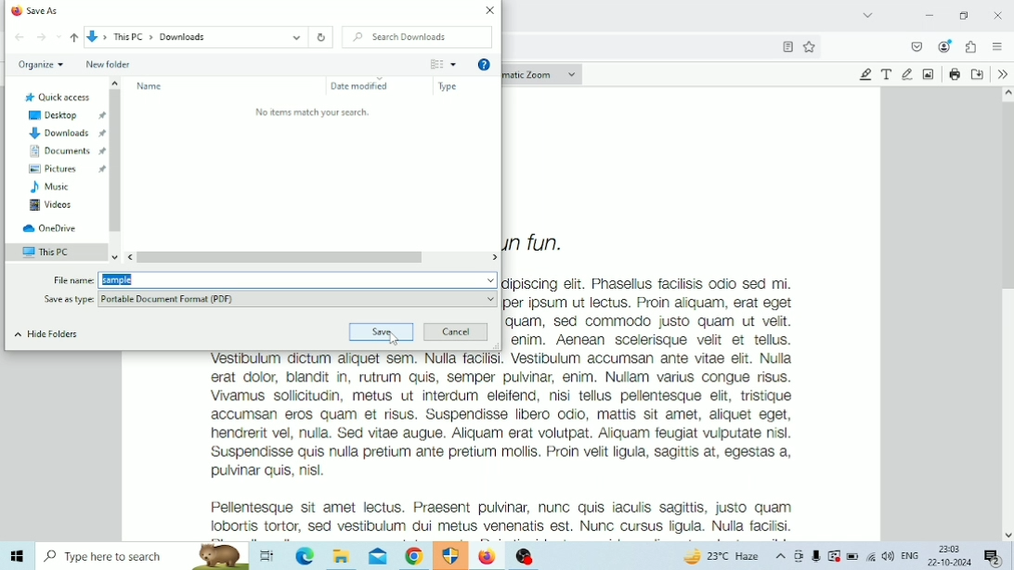 Image resolution: width=1014 pixels, height=570 pixels. What do you see at coordinates (917, 47) in the screenshot?
I see `Save to pocket` at bounding box center [917, 47].